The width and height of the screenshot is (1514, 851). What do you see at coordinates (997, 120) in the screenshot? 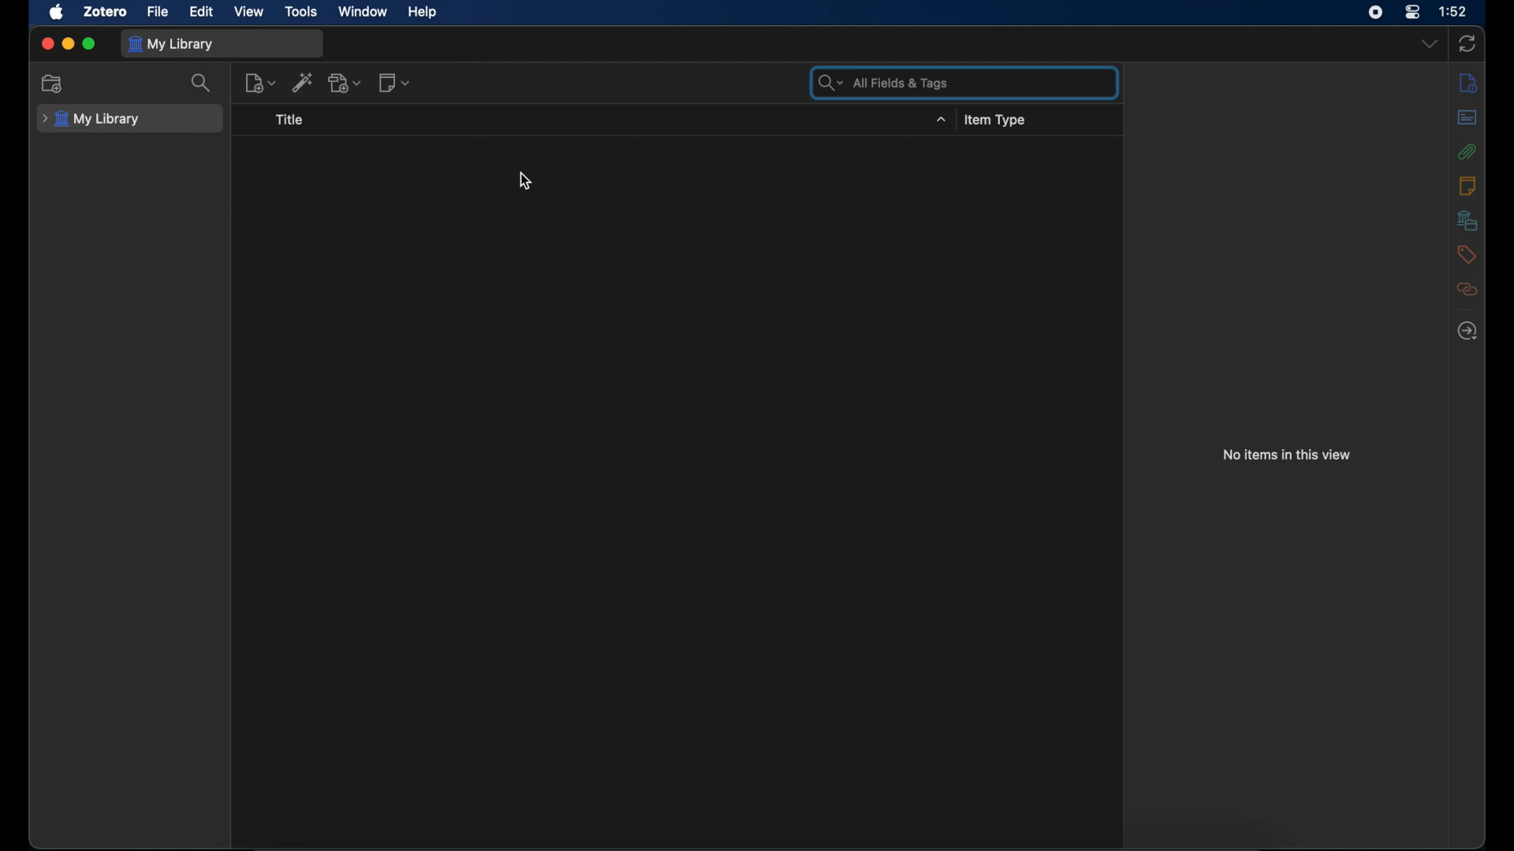
I see `item type` at bounding box center [997, 120].